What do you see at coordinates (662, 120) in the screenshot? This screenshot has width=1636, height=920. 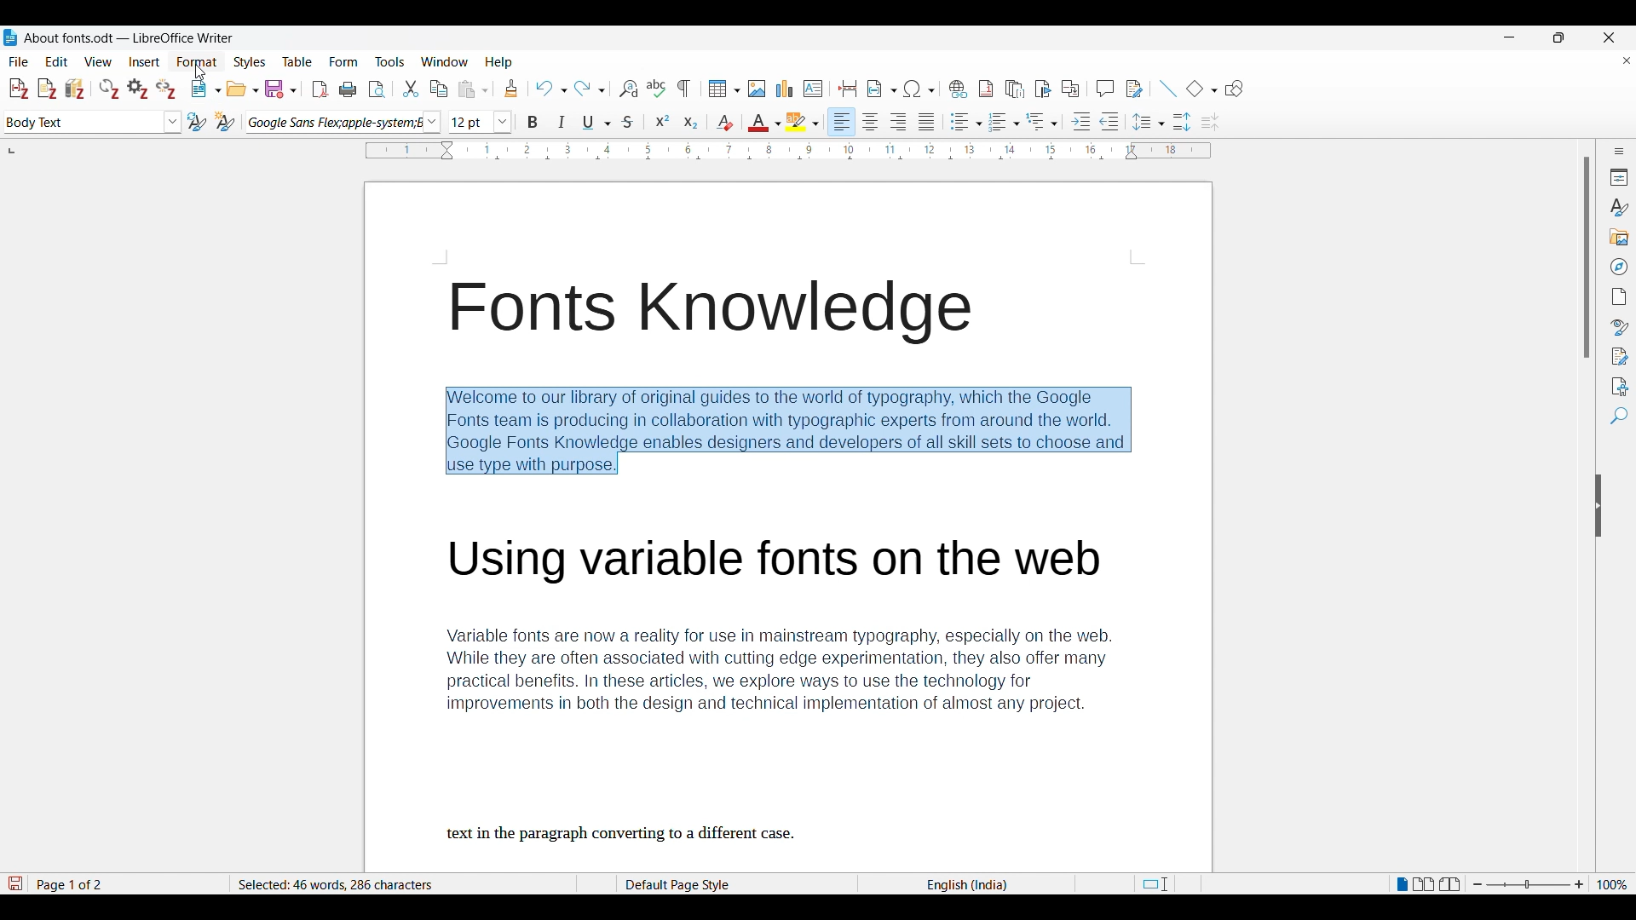 I see `Superscript` at bounding box center [662, 120].